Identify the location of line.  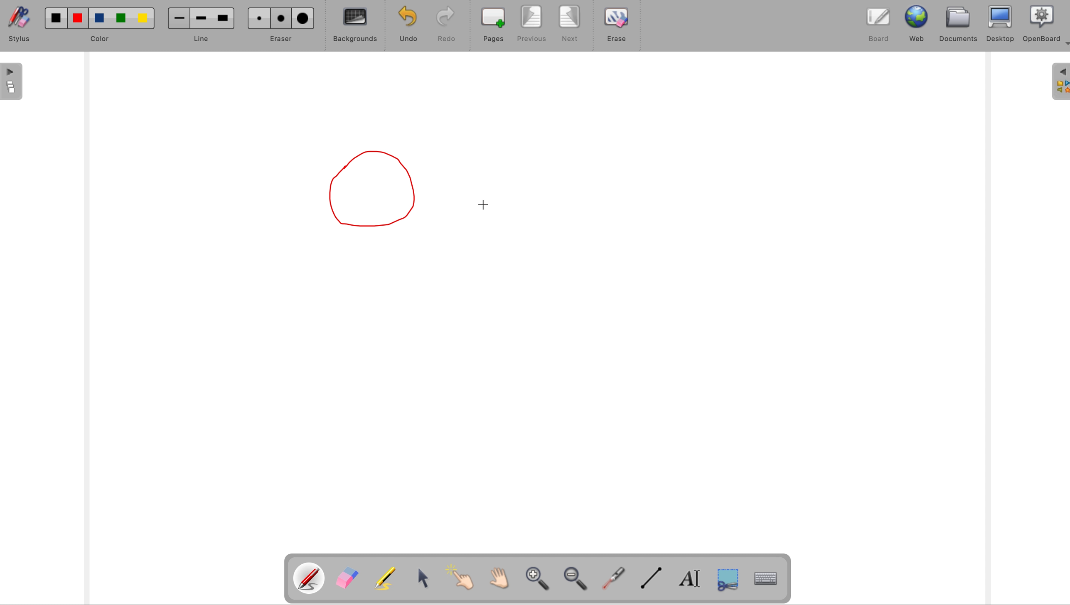
(199, 26).